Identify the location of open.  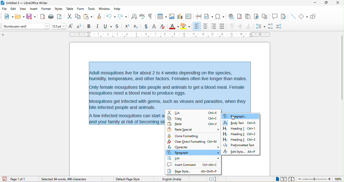
(20, 17).